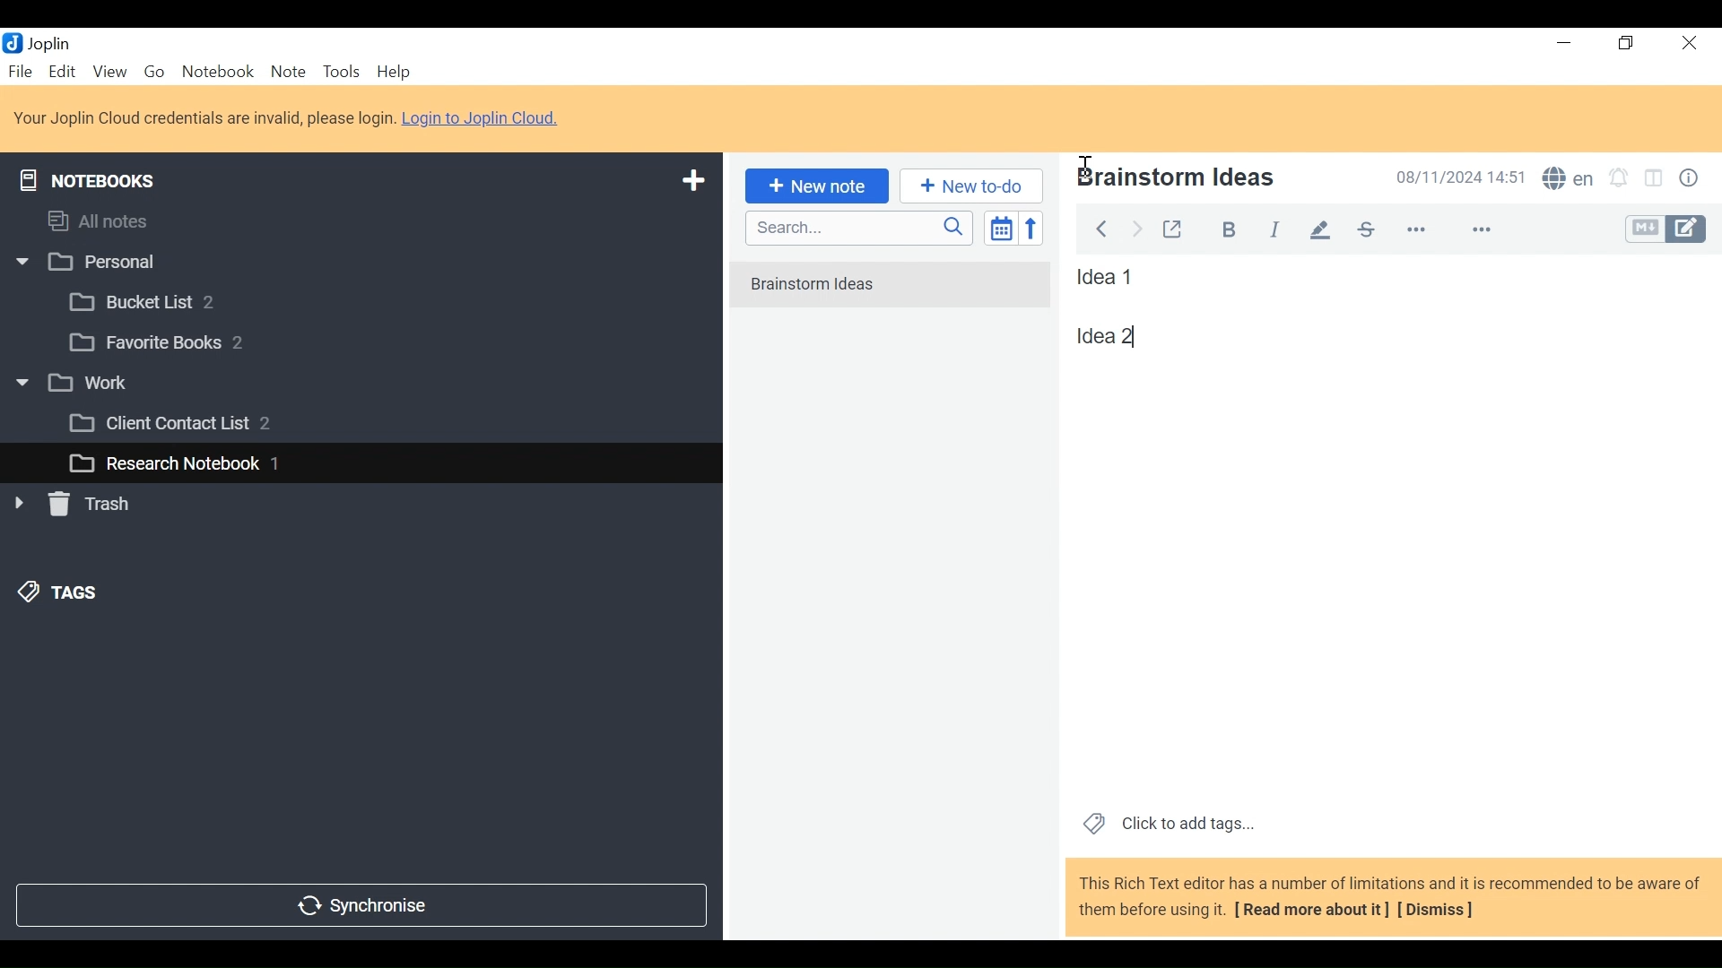  I want to click on [3 Favorite Books 2, so click(171, 343).